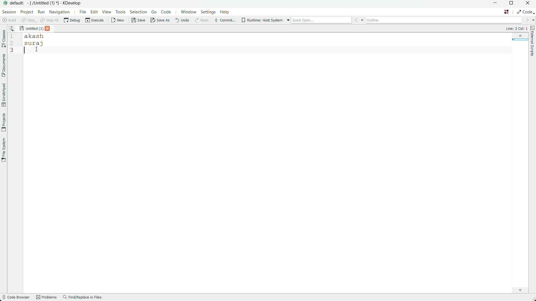 This screenshot has height=301, width=536. I want to click on outline, so click(450, 20).